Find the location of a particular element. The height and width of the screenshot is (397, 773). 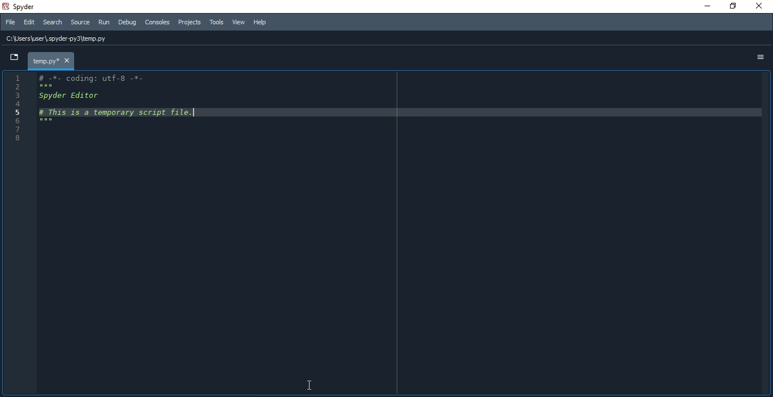

dropdown is located at coordinates (14, 58).